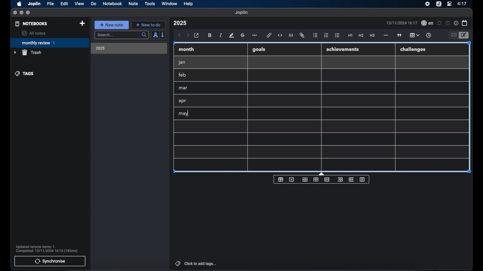  Describe the element at coordinates (438, 4) in the screenshot. I see `joplin icon` at that location.